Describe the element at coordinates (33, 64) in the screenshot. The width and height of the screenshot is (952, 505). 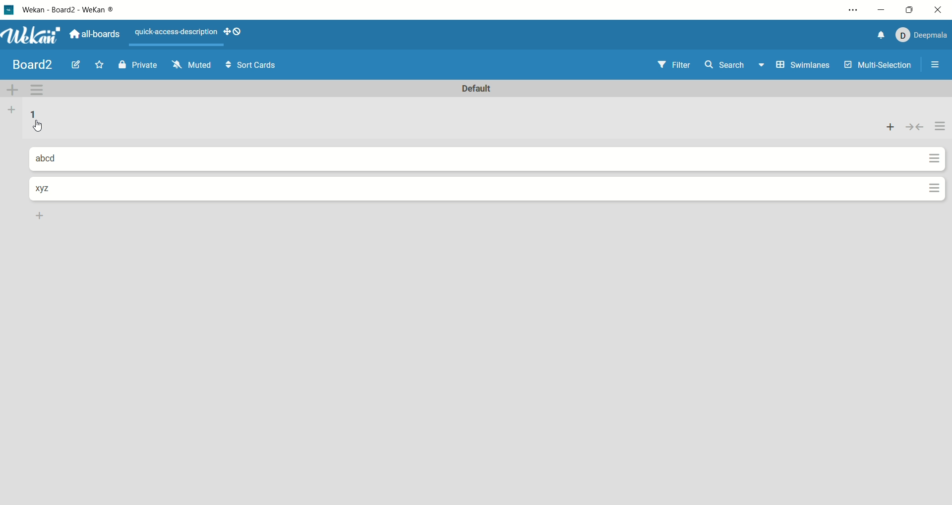
I see `title` at that location.